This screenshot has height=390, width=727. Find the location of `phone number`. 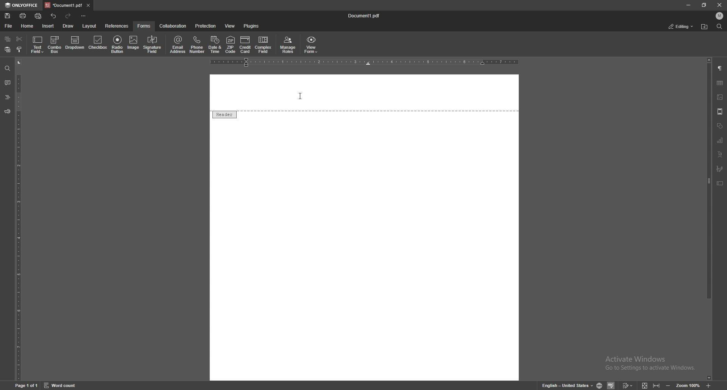

phone number is located at coordinates (197, 45).